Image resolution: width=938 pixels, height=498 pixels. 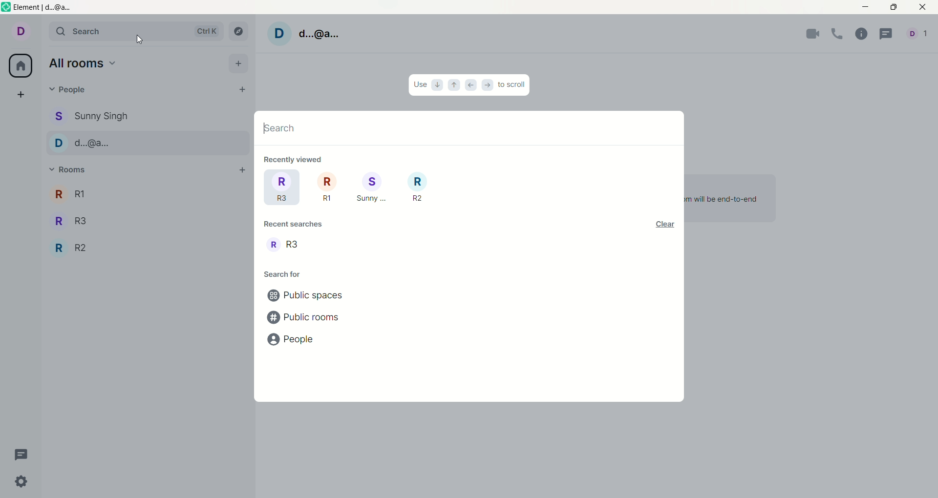 What do you see at coordinates (298, 227) in the screenshot?
I see `recent searches` at bounding box center [298, 227].